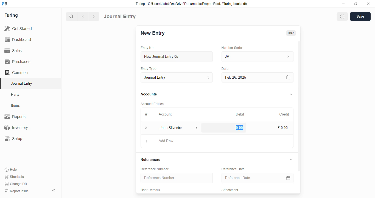  I want to click on account information, so click(197, 128).